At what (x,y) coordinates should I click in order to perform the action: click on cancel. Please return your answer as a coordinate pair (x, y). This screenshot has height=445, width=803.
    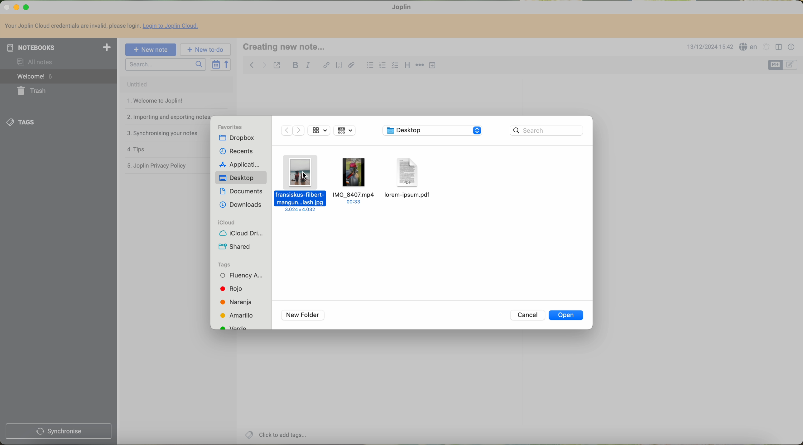
    Looking at the image, I should click on (527, 315).